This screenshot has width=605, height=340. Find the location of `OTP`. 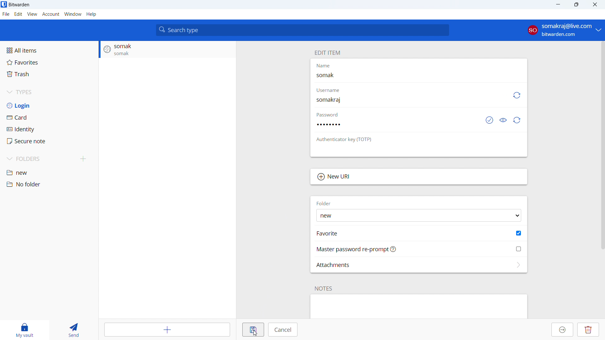

OTP is located at coordinates (348, 140).